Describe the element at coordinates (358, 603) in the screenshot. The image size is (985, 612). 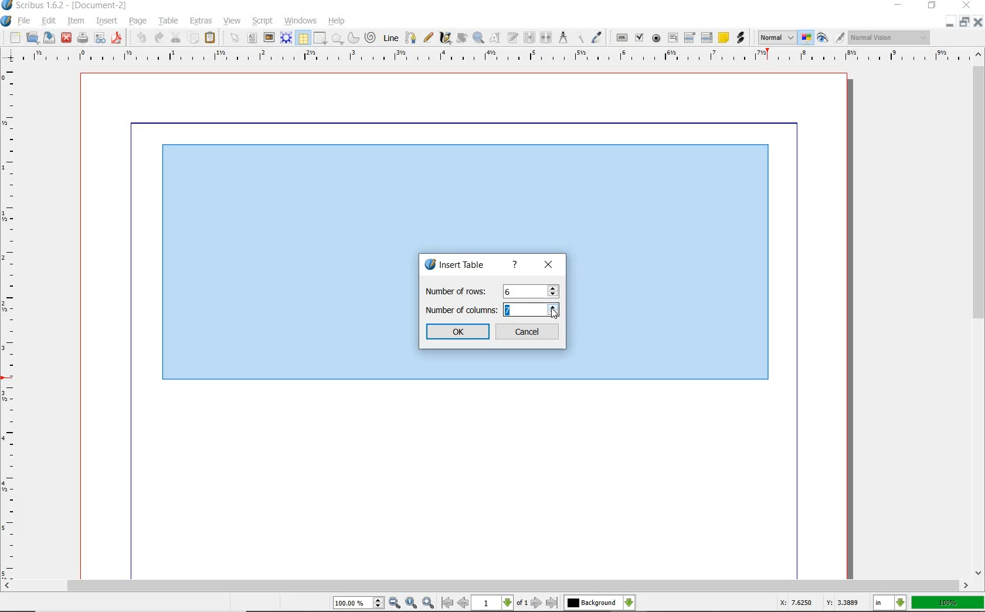
I see `select current zoom level` at that location.